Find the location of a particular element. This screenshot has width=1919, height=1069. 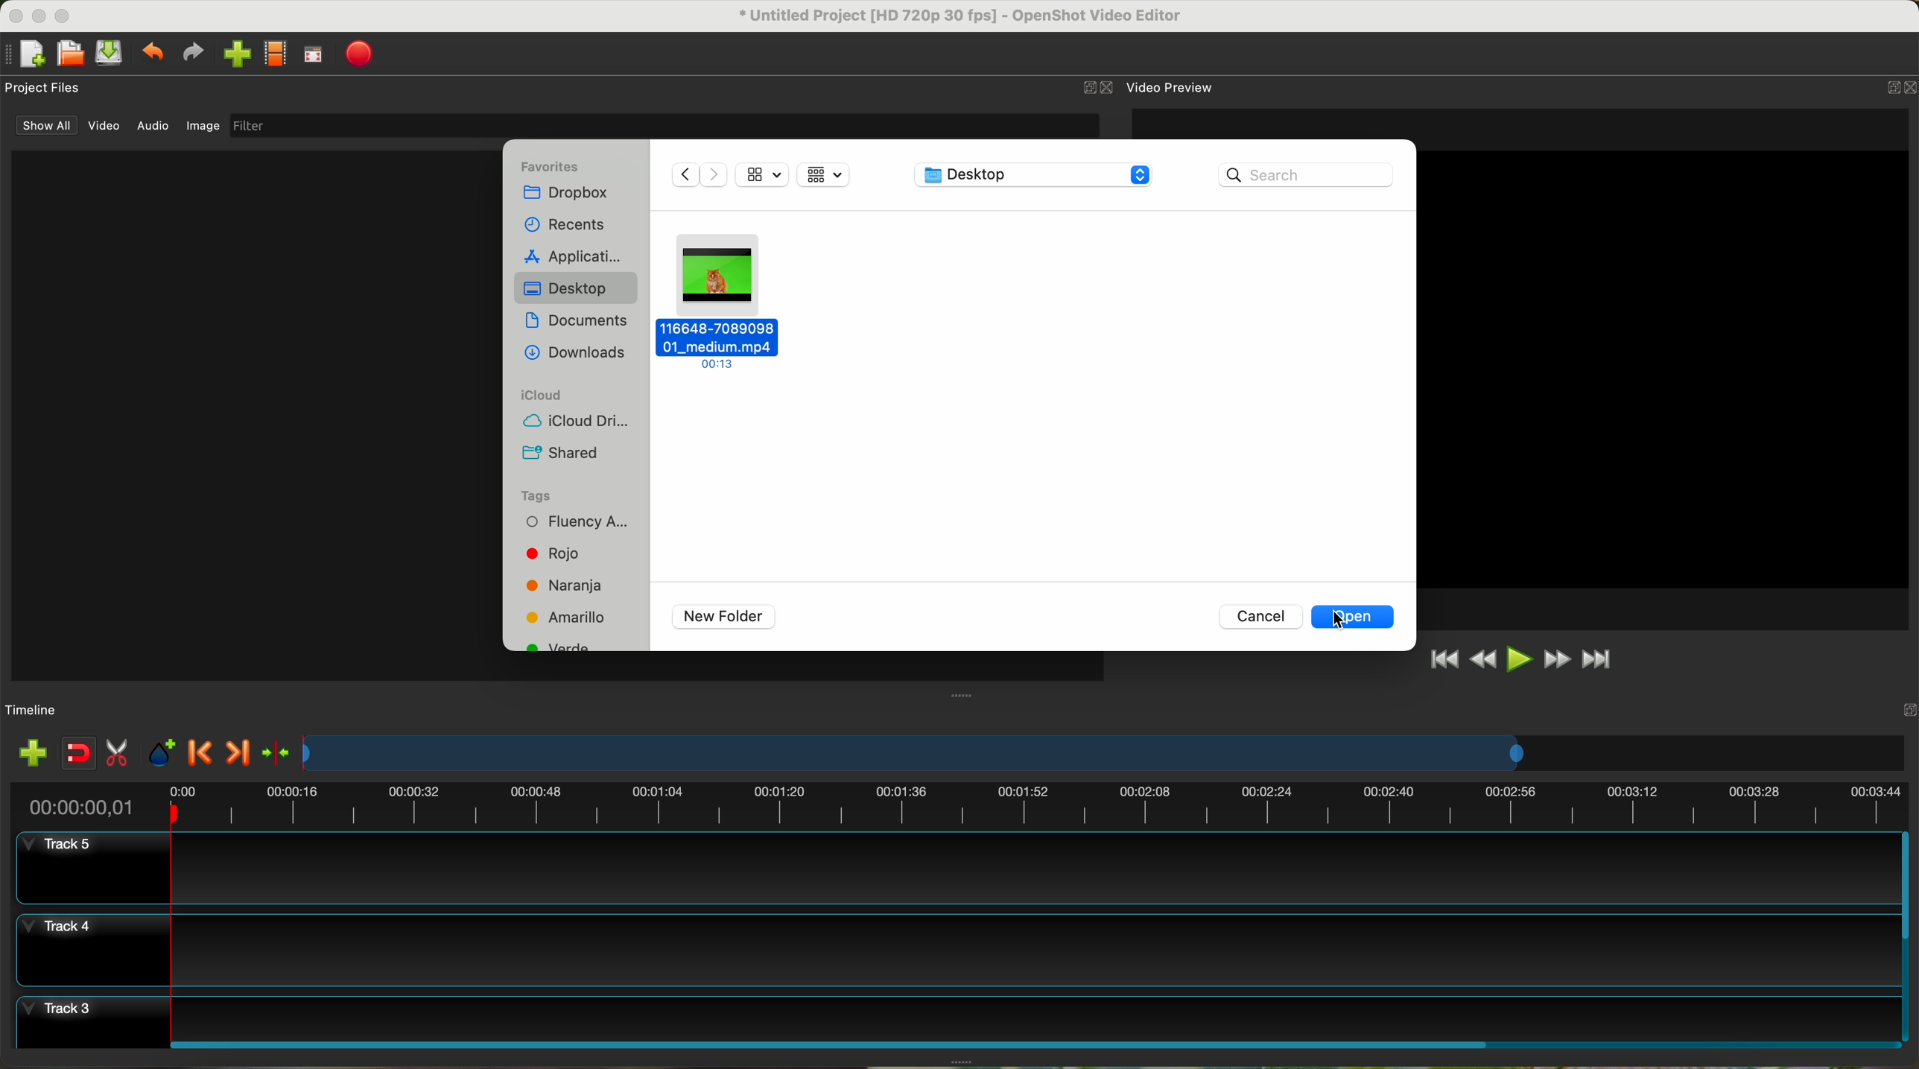

choose profile is located at coordinates (275, 54).